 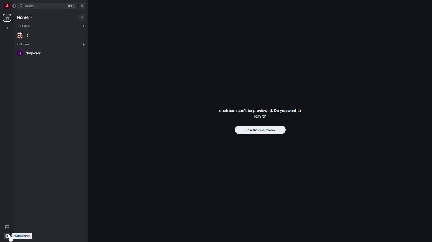 What do you see at coordinates (23, 236) in the screenshot?
I see `quick settings` at bounding box center [23, 236].